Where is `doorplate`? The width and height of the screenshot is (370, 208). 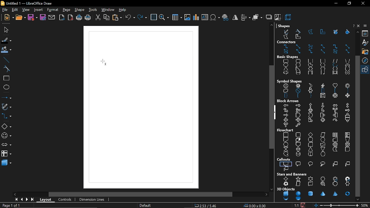
doorplate is located at coordinates (336, 184).